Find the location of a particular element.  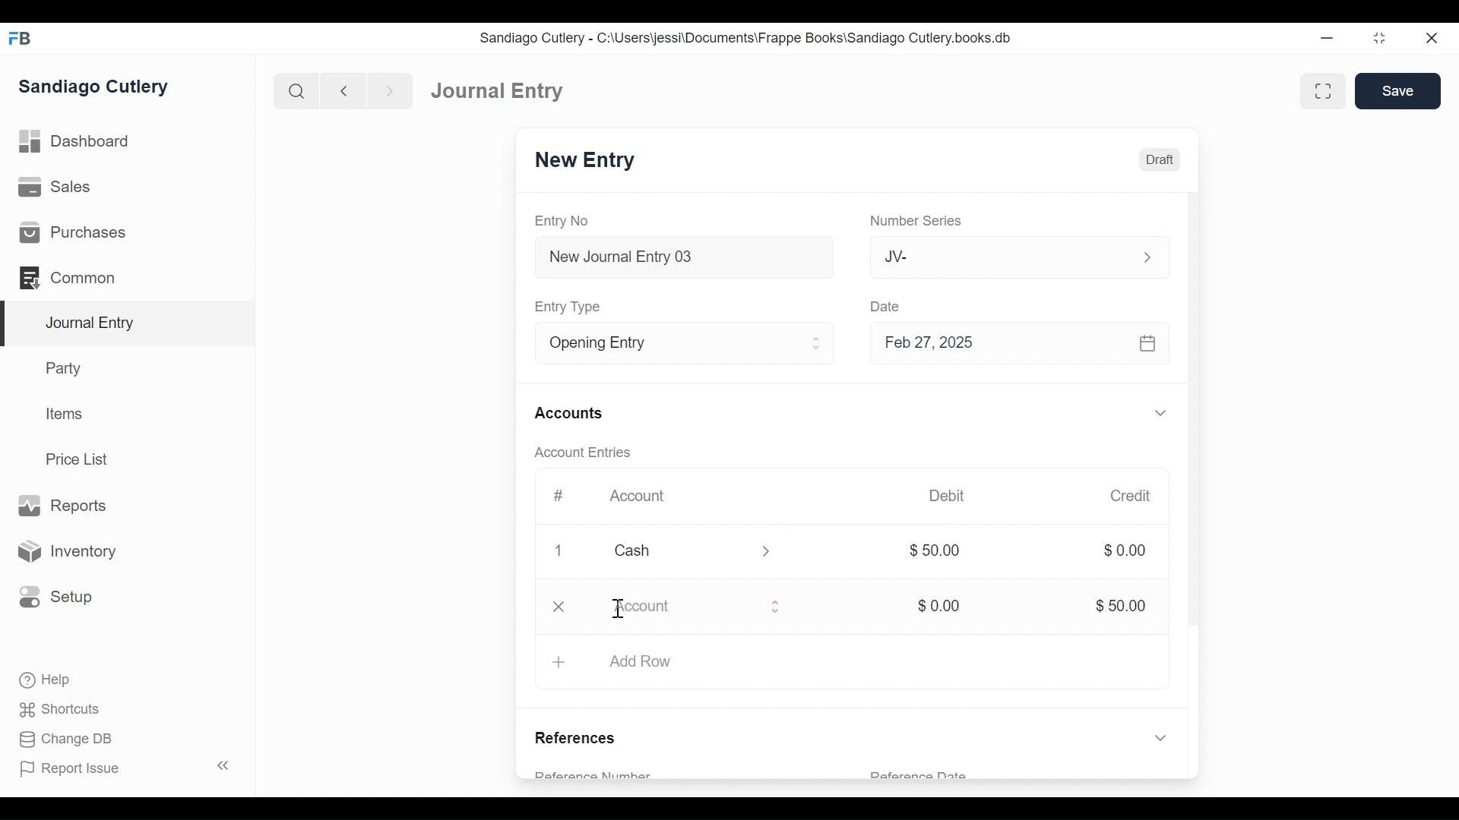

Entry Type is located at coordinates (571, 307).